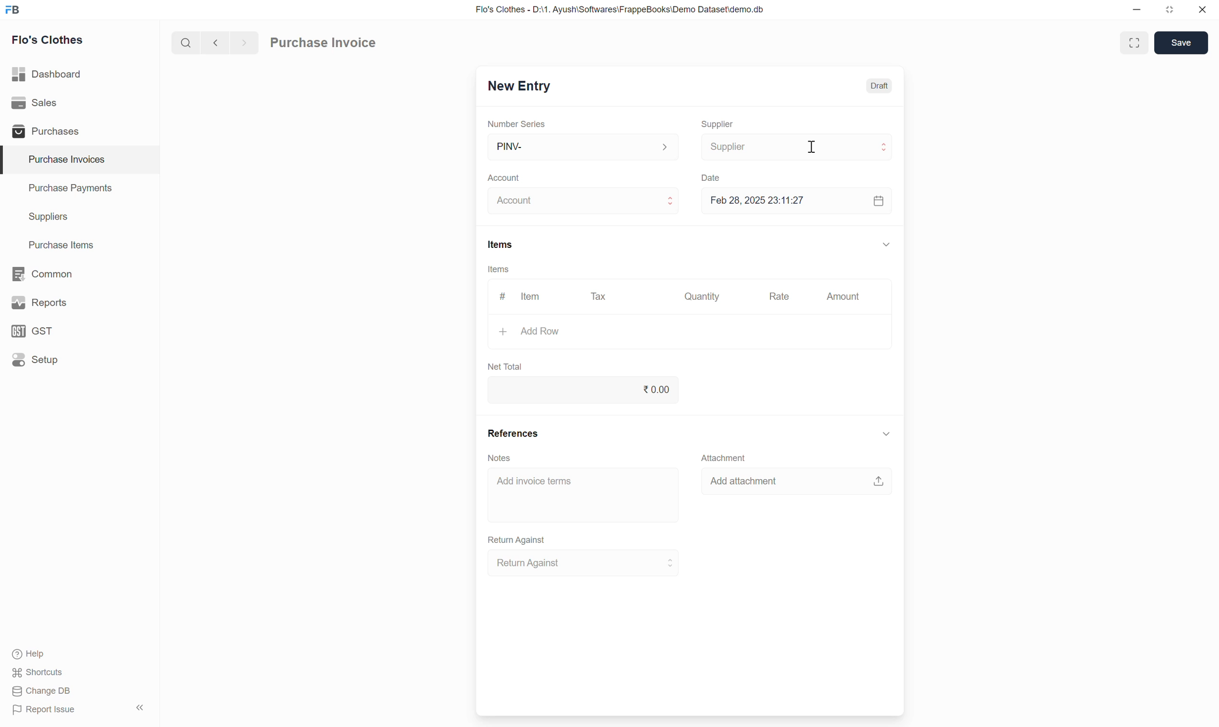  What do you see at coordinates (781, 200) in the screenshot?
I see `Feb 28, 2025 23:11:27` at bounding box center [781, 200].